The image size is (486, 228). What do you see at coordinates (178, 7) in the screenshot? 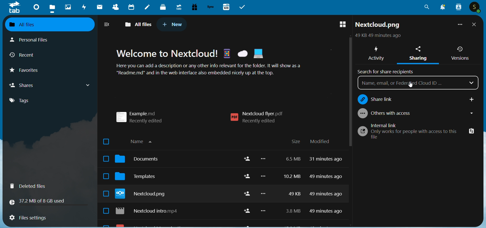
I see `upgrade` at bounding box center [178, 7].